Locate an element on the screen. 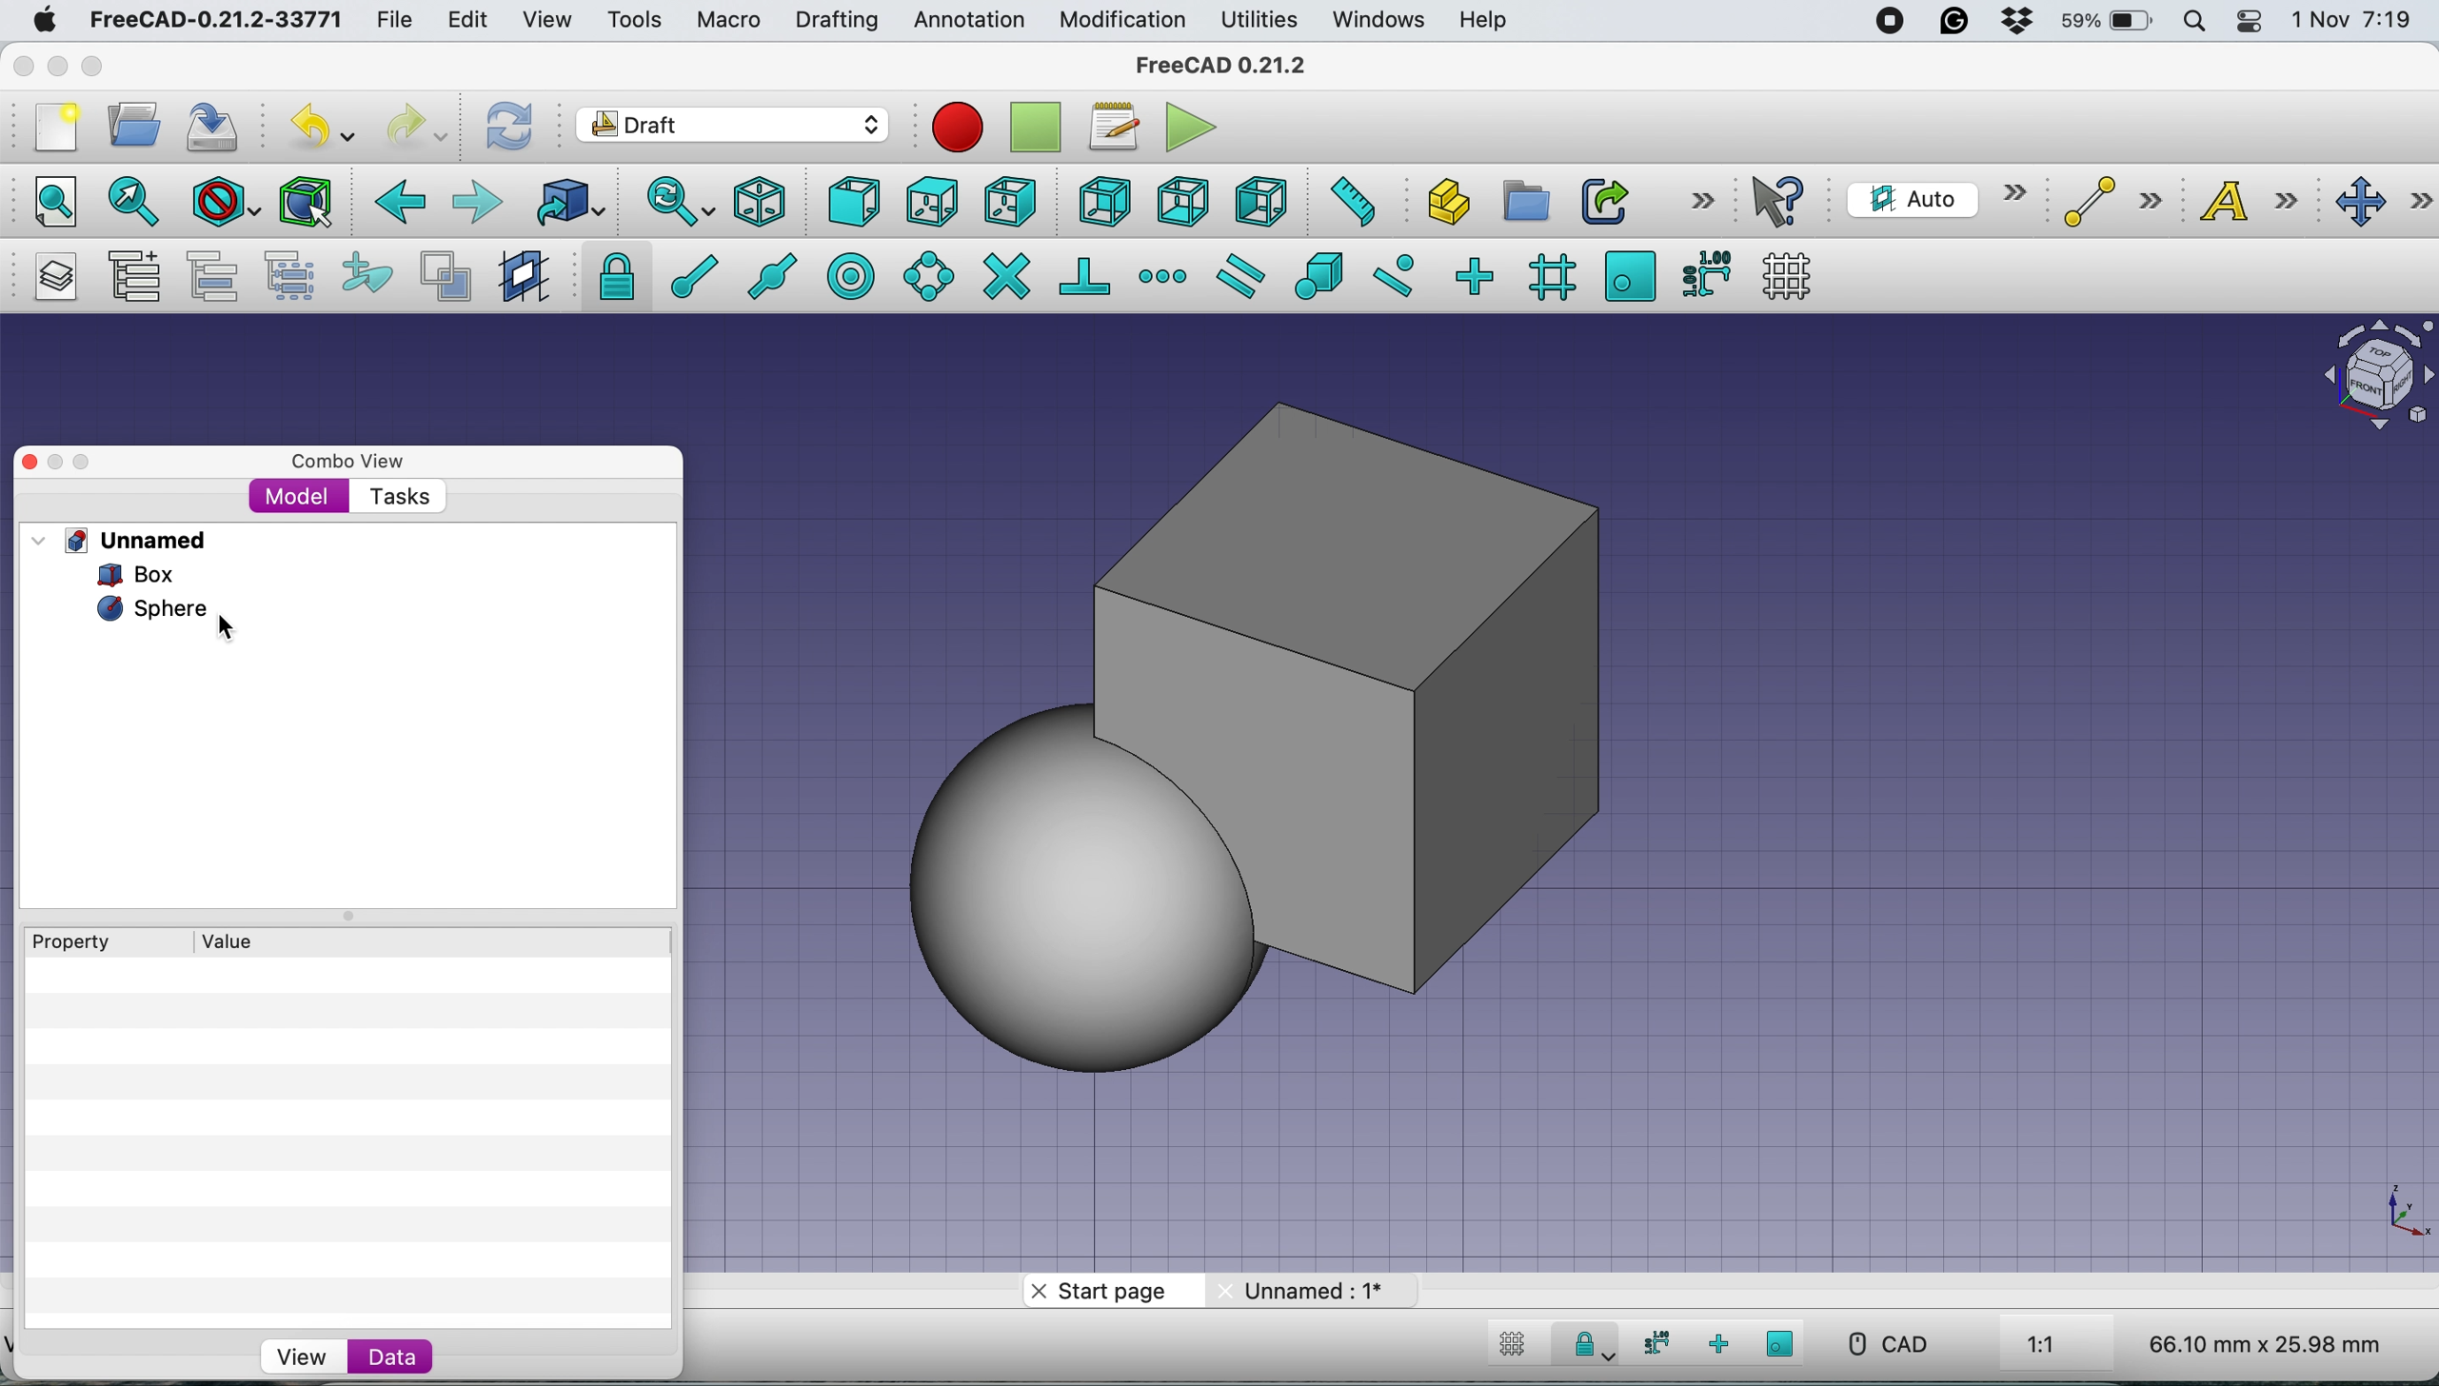 The image size is (2439, 1386). record macros is located at coordinates (958, 127).